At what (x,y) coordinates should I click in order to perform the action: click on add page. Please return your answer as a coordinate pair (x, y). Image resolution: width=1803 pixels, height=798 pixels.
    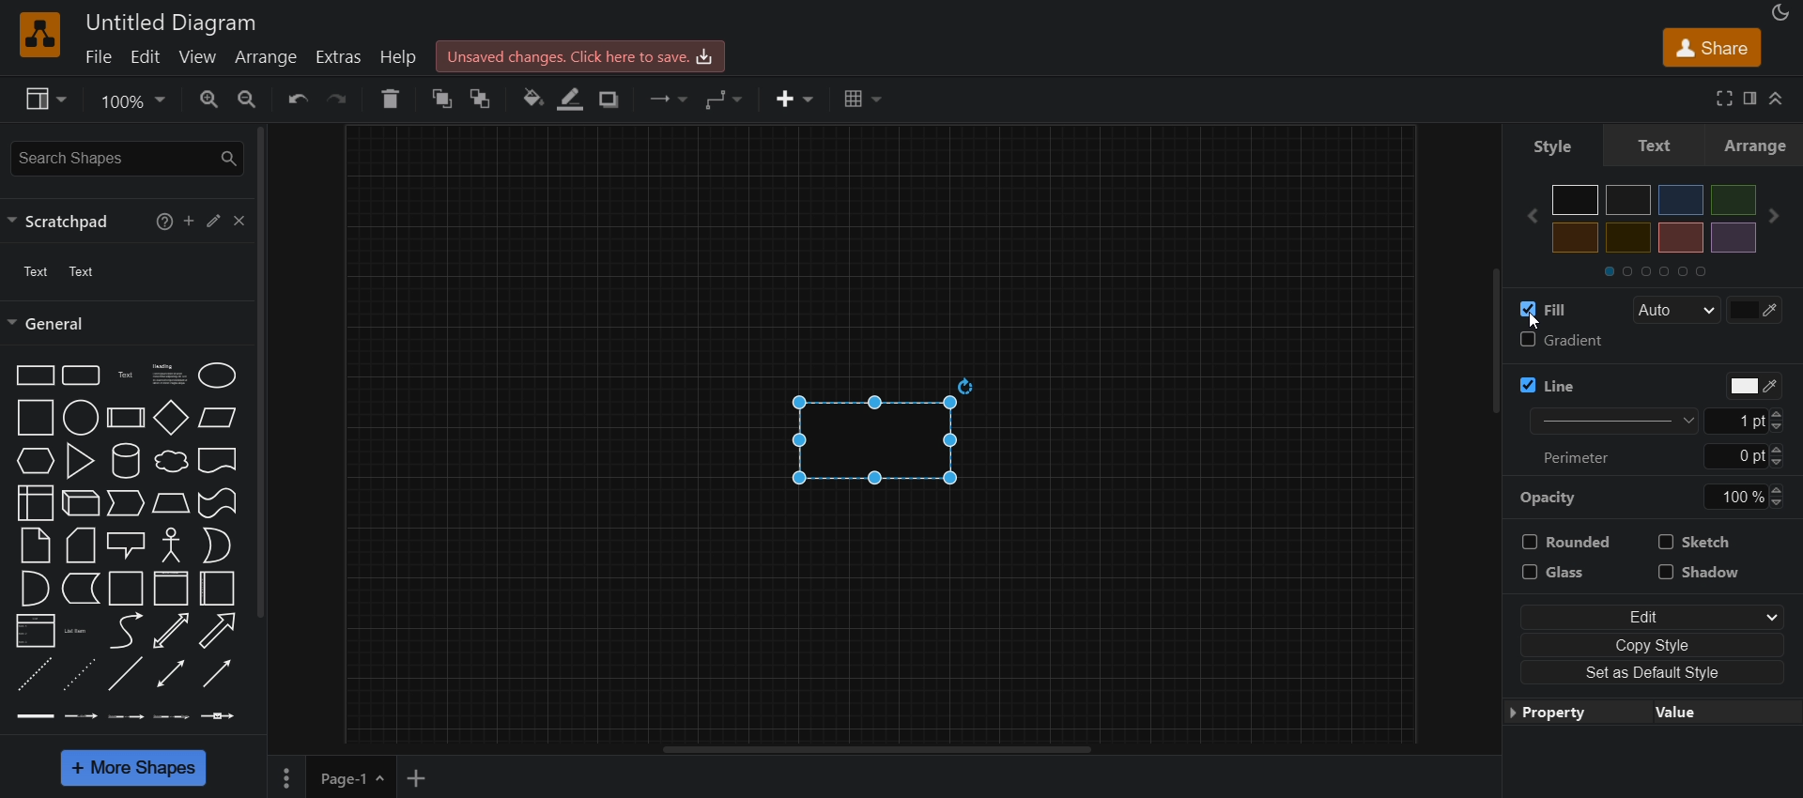
    Looking at the image, I should click on (419, 776).